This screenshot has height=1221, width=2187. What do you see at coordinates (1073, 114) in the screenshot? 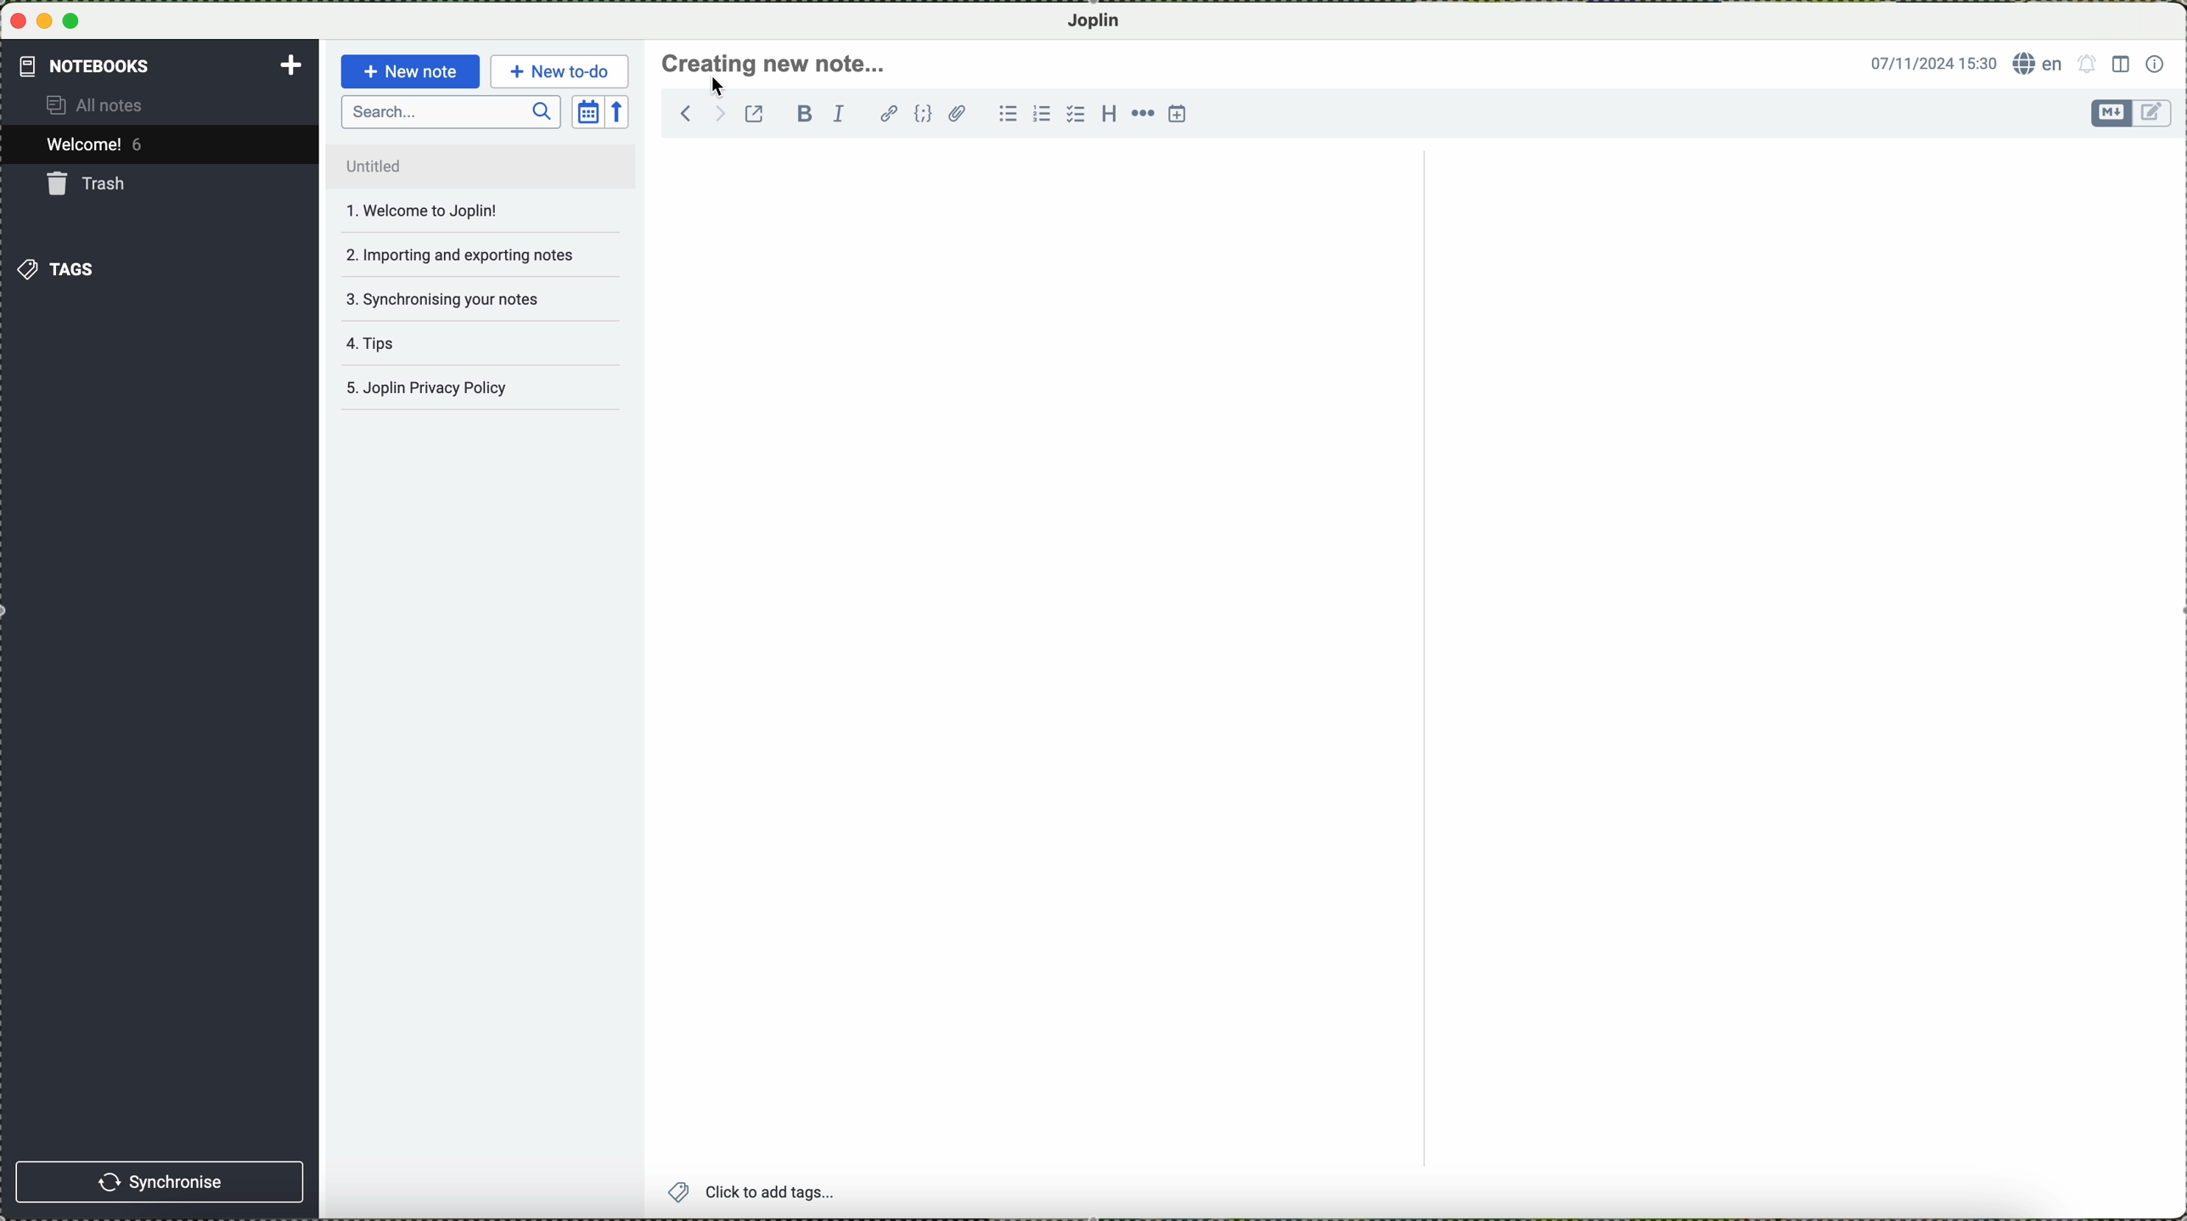
I see `checkbox` at bounding box center [1073, 114].